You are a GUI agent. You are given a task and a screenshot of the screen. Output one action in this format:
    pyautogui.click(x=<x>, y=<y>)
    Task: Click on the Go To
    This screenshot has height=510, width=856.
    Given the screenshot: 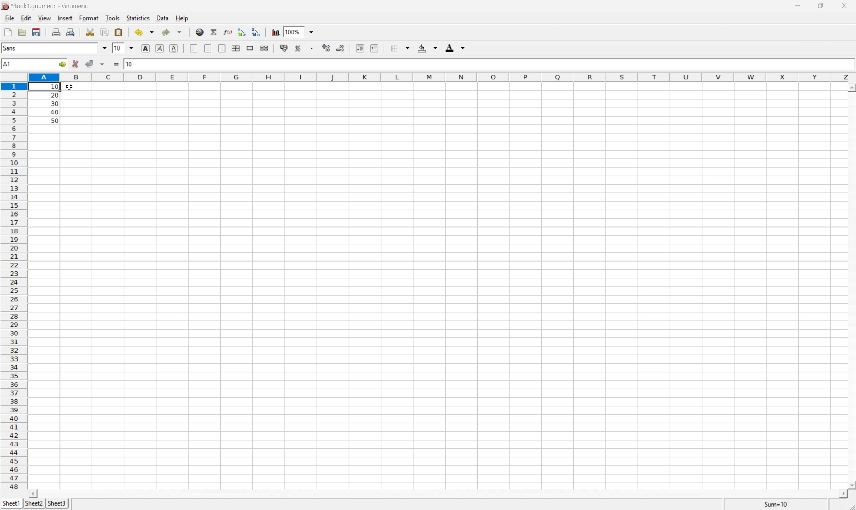 What is the action you would take?
    pyautogui.click(x=62, y=65)
    